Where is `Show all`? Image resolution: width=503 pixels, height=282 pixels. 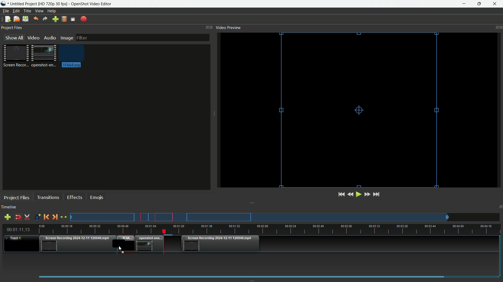 Show all is located at coordinates (12, 38).